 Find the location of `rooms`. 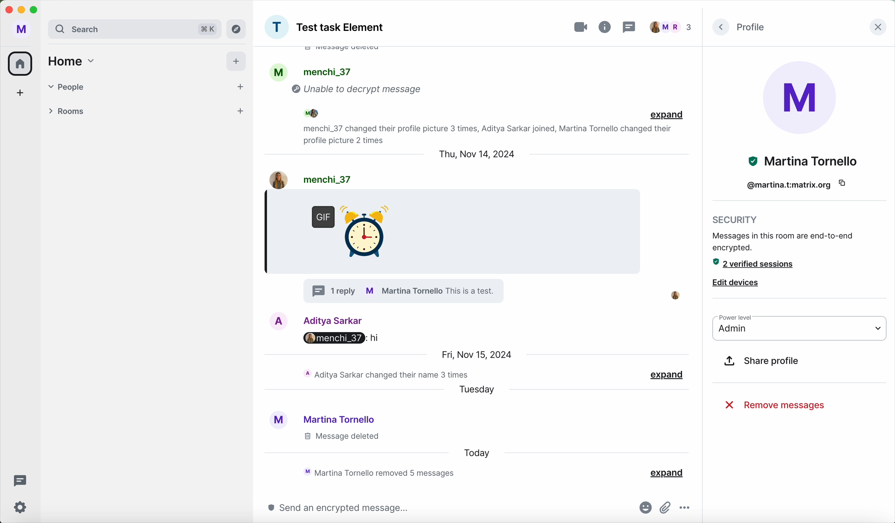

rooms is located at coordinates (127, 110).